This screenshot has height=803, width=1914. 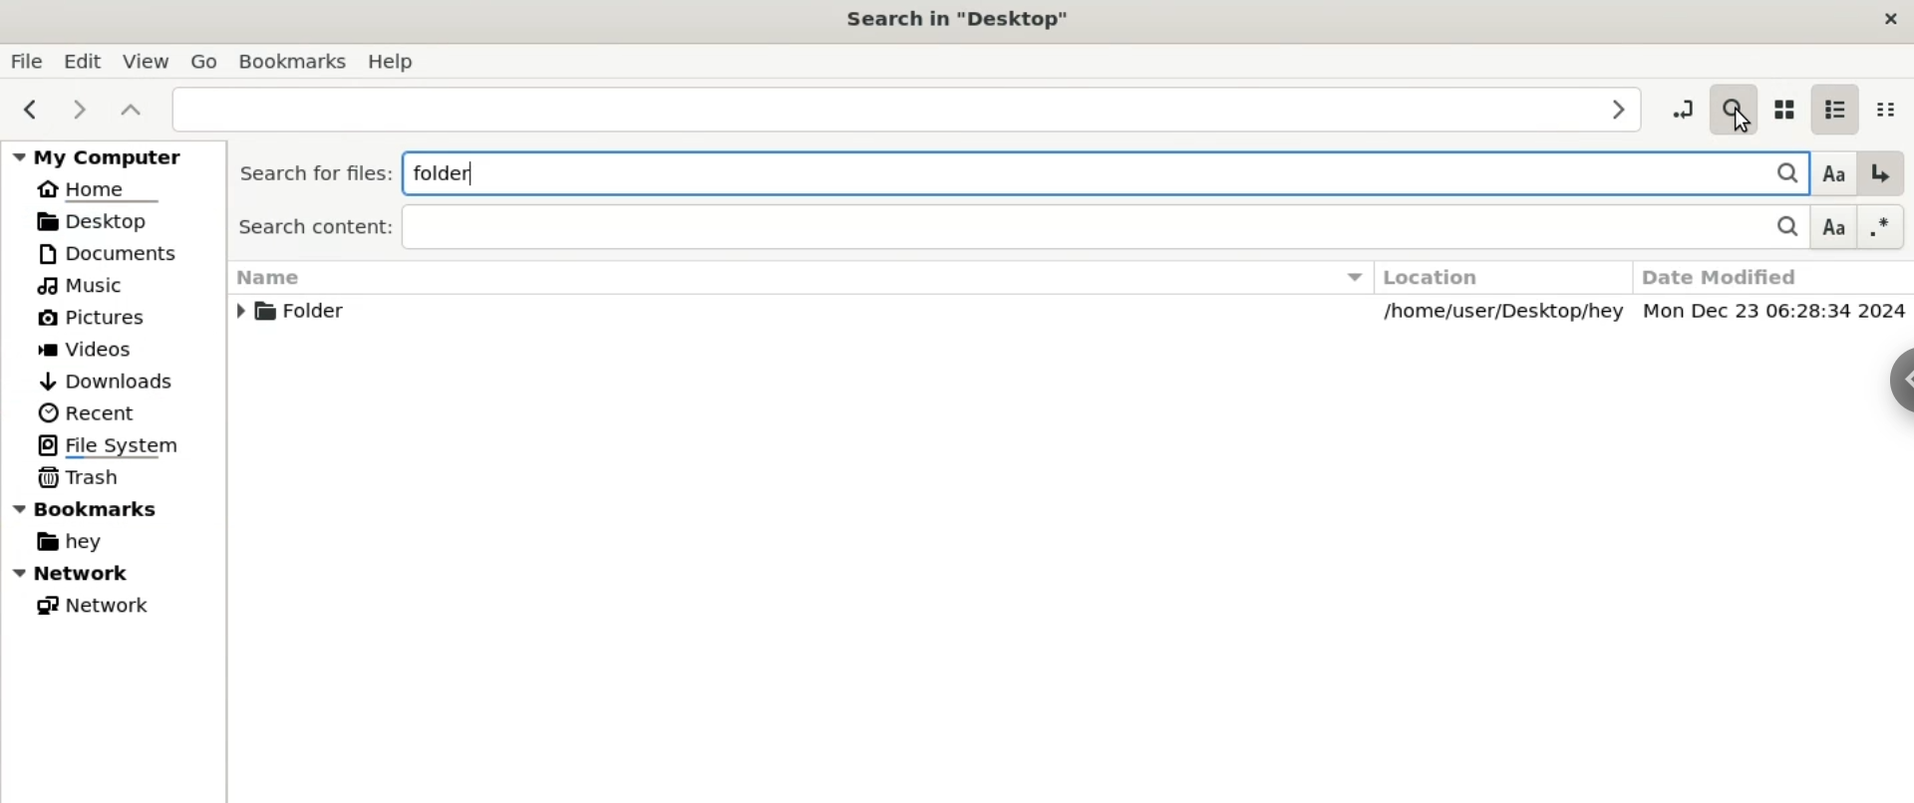 What do you see at coordinates (1783, 107) in the screenshot?
I see `icon view` at bounding box center [1783, 107].